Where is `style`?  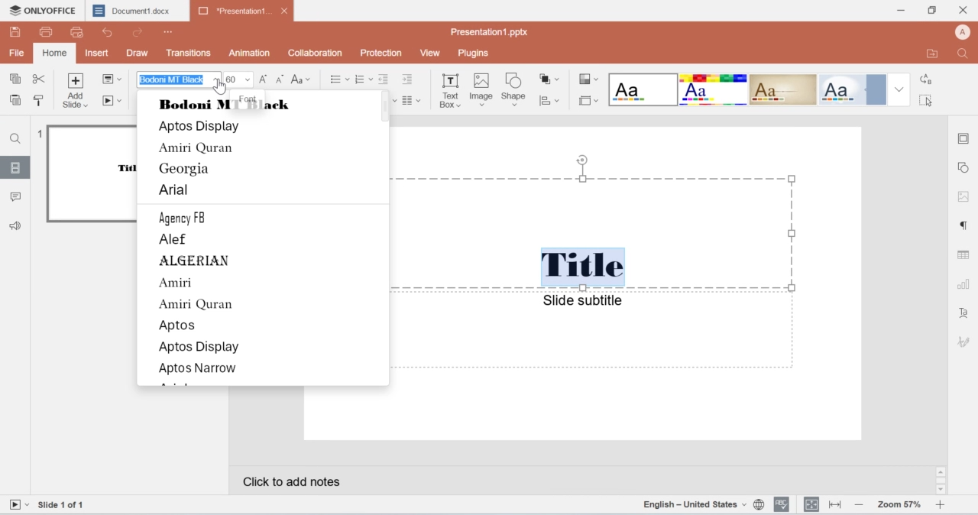
style is located at coordinates (588, 80).